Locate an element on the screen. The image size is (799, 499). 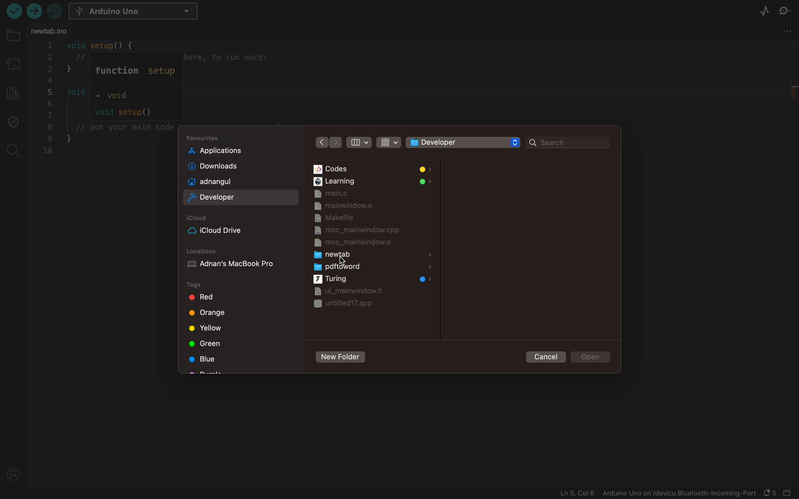
make file is located at coordinates (354, 218).